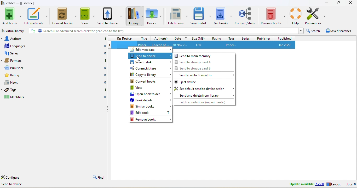 The height and width of the screenshot is (188, 357). What do you see at coordinates (33, 31) in the screenshot?
I see `FT` at bounding box center [33, 31].